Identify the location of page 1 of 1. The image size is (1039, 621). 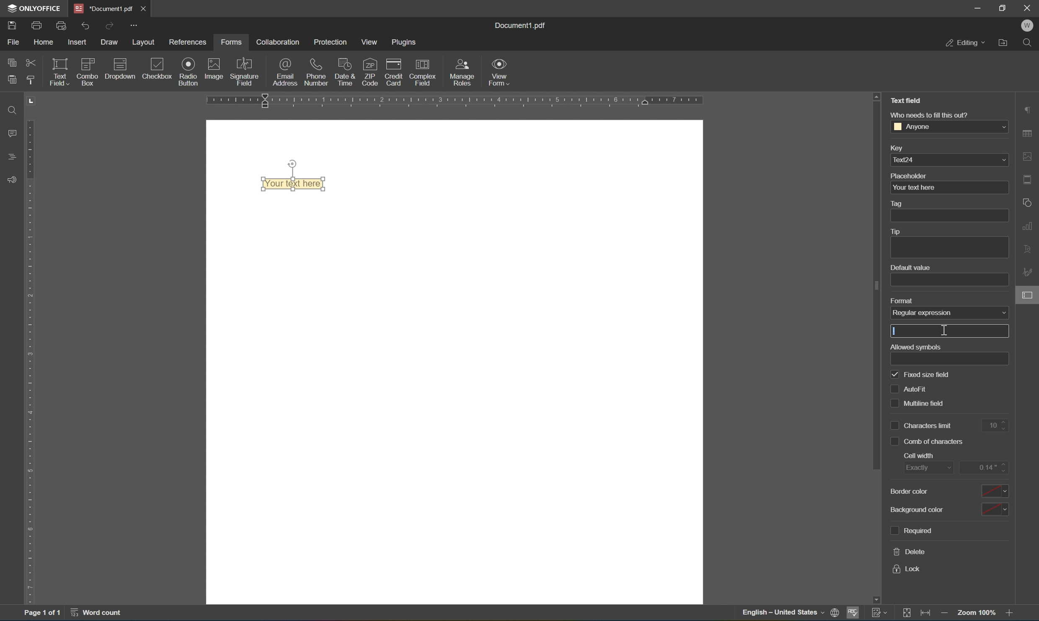
(41, 614).